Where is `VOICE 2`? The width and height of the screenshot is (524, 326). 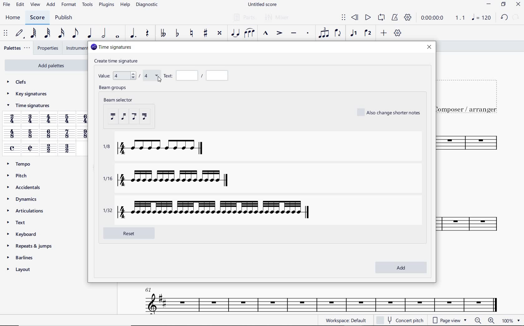
VOICE 2 is located at coordinates (367, 33).